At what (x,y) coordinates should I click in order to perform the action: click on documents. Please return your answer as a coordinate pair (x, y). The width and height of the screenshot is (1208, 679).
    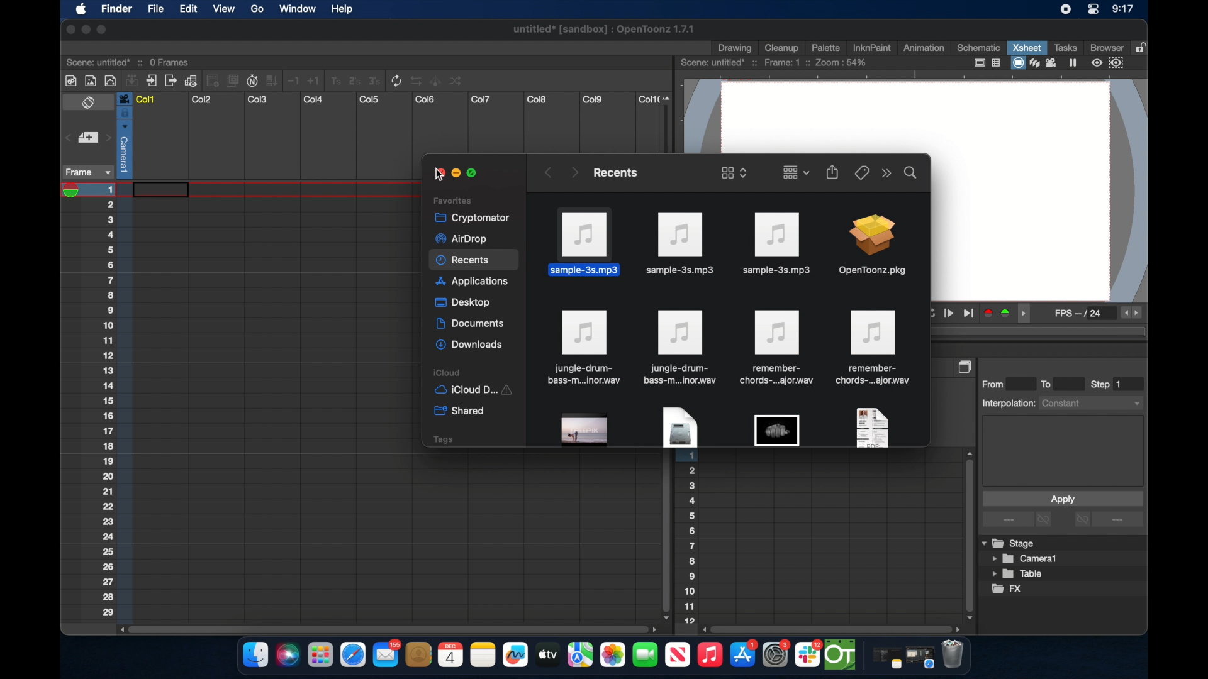
    Looking at the image, I should click on (471, 324).